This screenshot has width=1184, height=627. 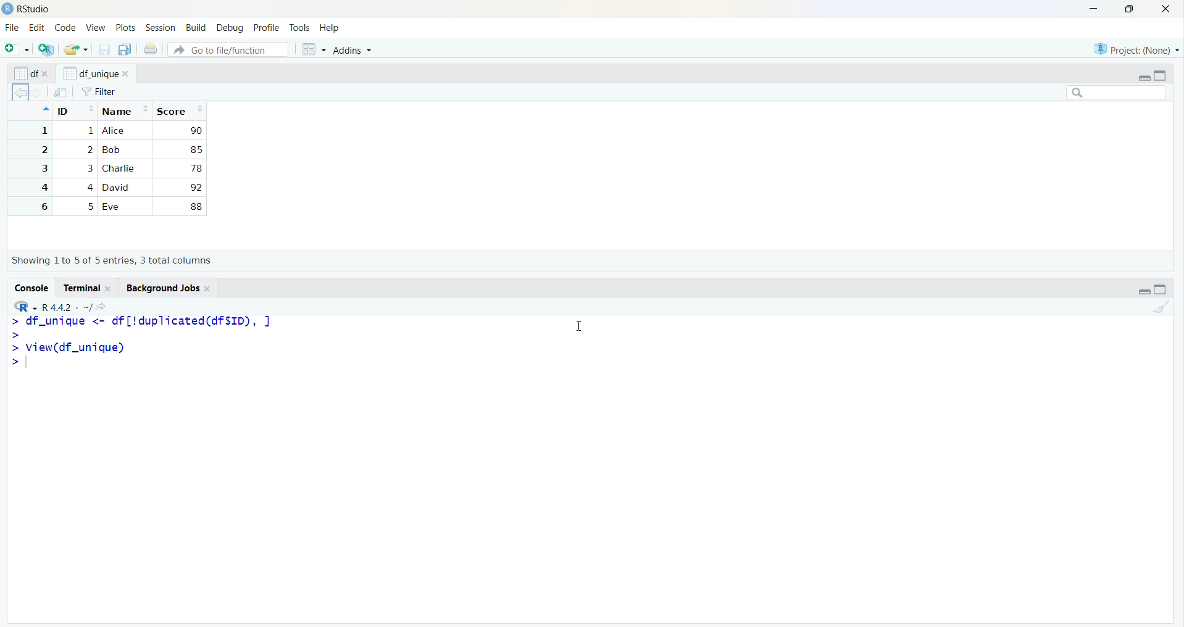 What do you see at coordinates (111, 151) in the screenshot?
I see `Bob` at bounding box center [111, 151].